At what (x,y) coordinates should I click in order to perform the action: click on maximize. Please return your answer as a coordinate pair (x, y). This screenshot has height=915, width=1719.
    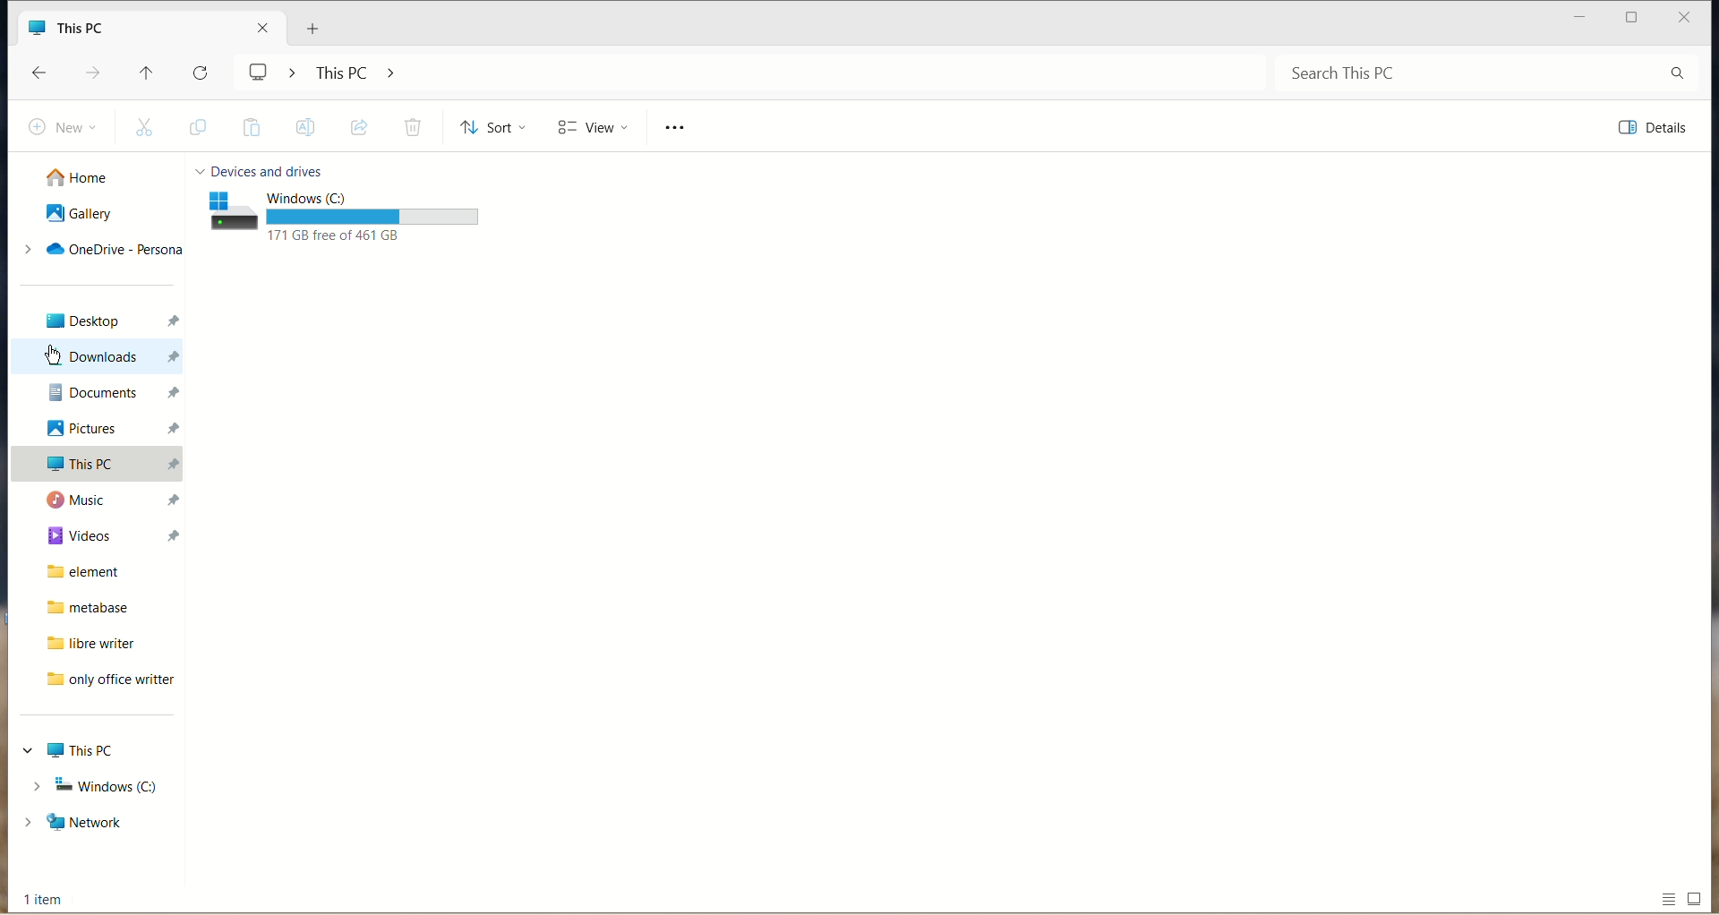
    Looking at the image, I should click on (1580, 18).